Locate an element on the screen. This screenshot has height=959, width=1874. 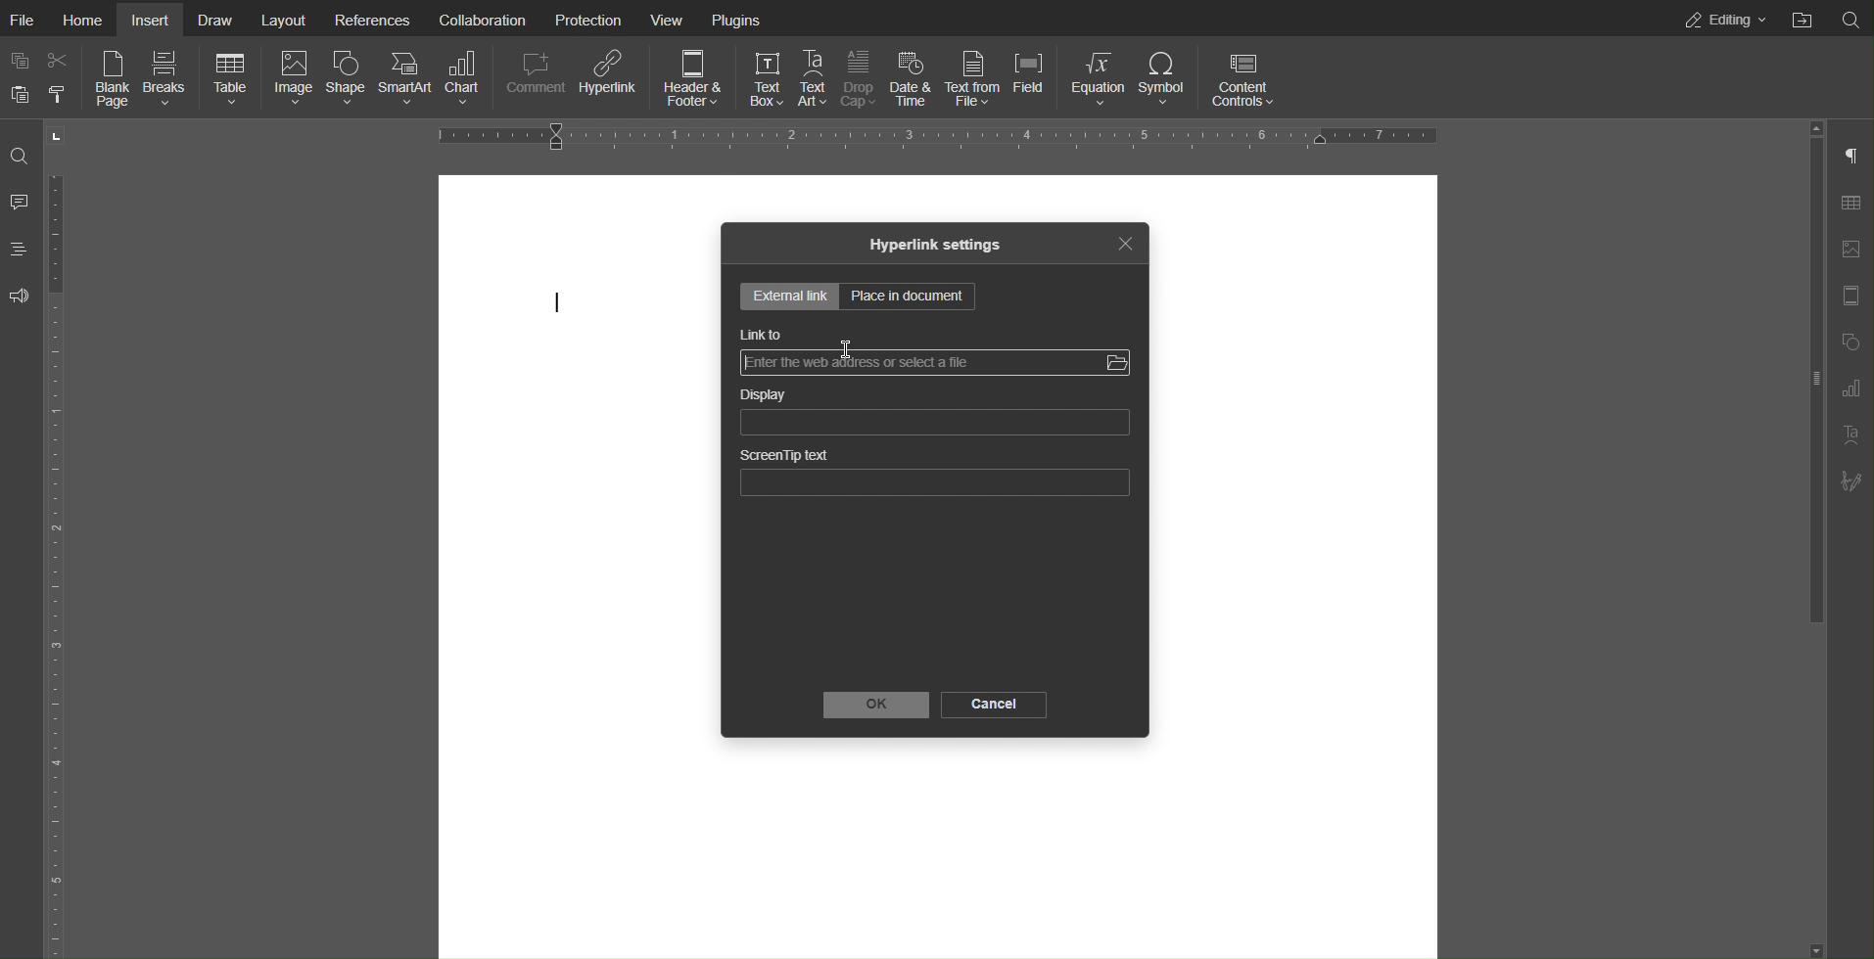
Comment is located at coordinates (532, 78).